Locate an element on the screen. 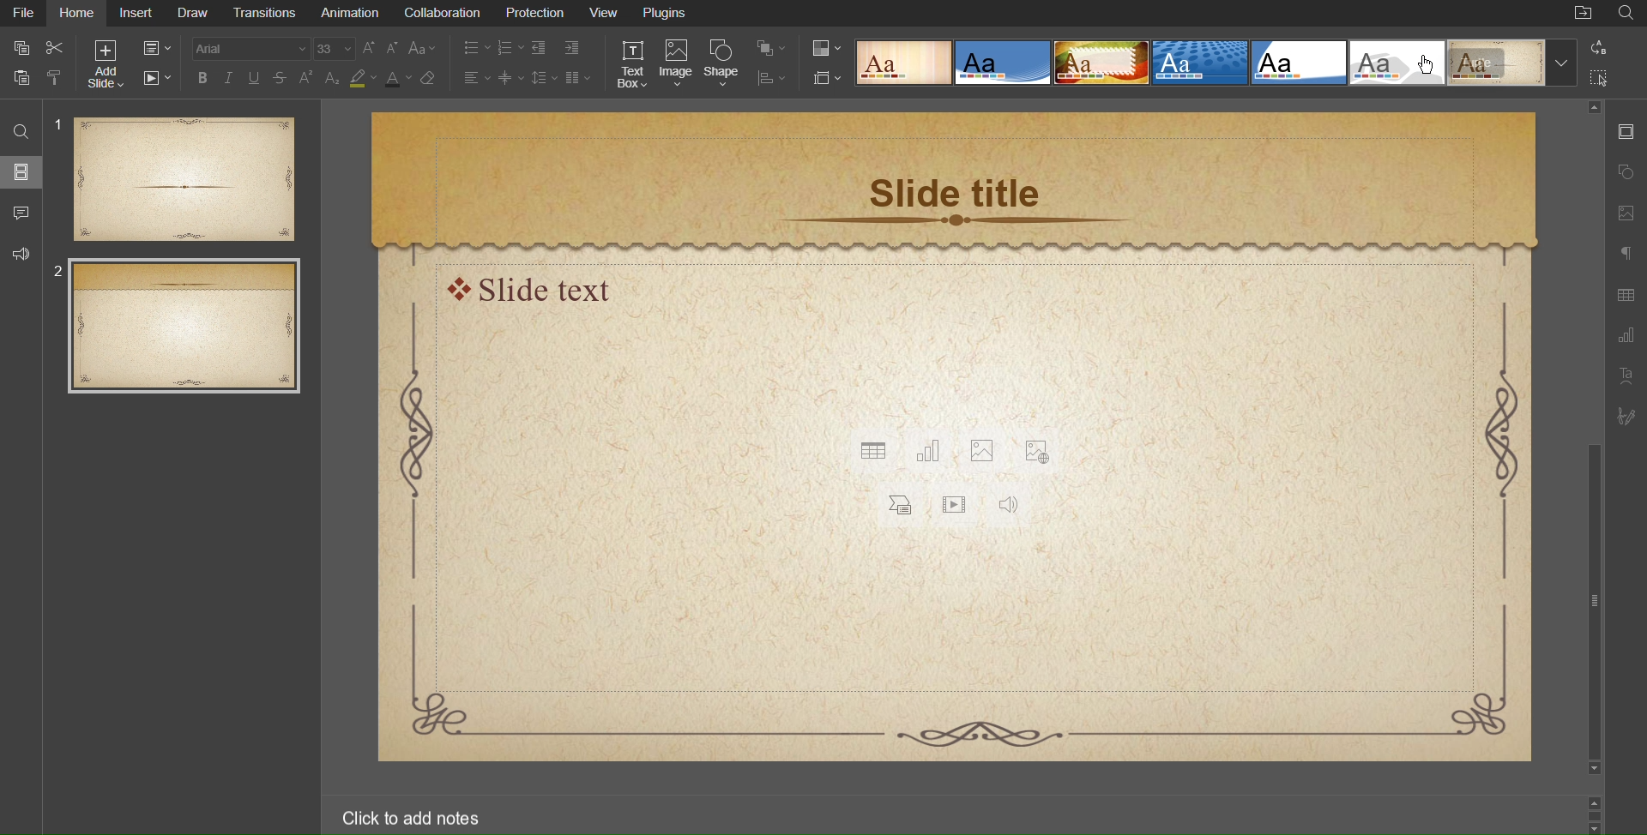  mouse pointer is located at coordinates (1431, 66).